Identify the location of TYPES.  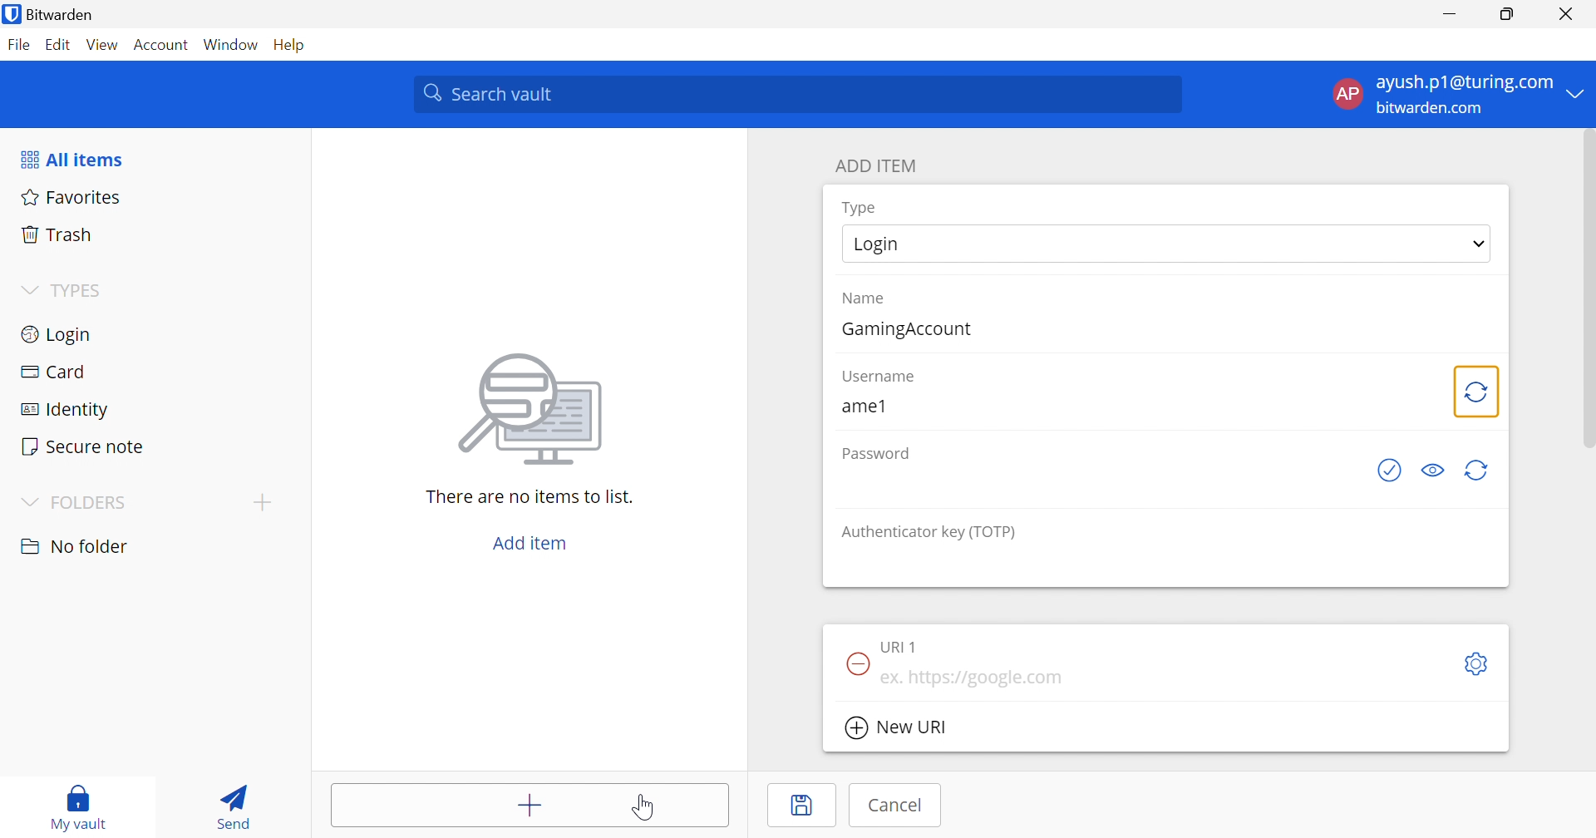
(81, 289).